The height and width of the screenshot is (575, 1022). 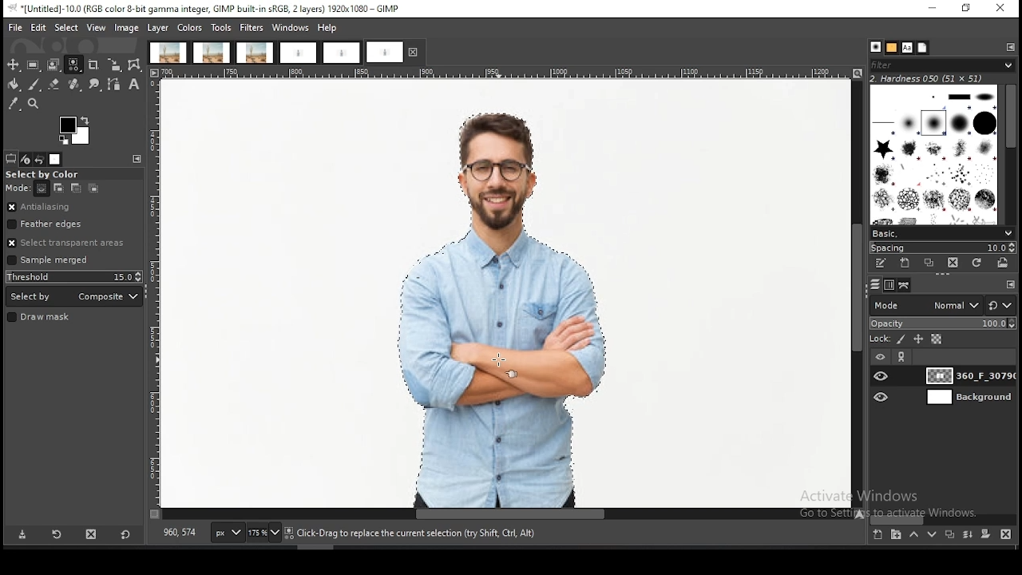 What do you see at coordinates (948, 533) in the screenshot?
I see `duplicate layer` at bounding box center [948, 533].